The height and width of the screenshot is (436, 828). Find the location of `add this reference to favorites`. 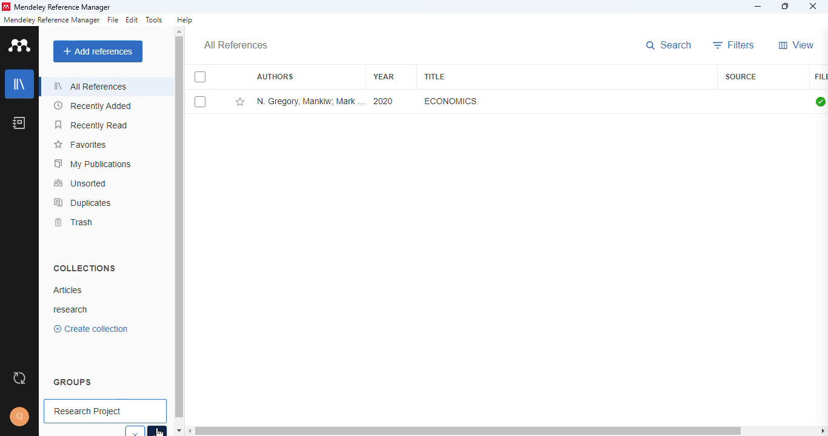

add this reference to favorites is located at coordinates (241, 102).